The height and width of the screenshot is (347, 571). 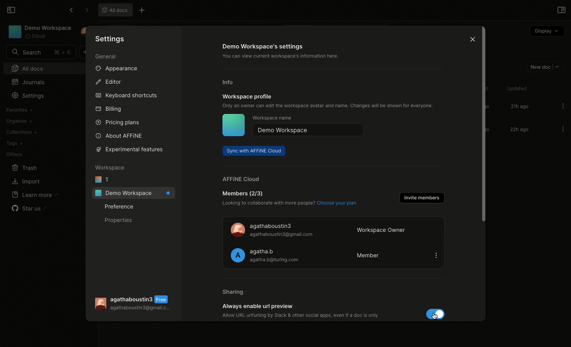 What do you see at coordinates (40, 52) in the screenshot?
I see `Search bar` at bounding box center [40, 52].